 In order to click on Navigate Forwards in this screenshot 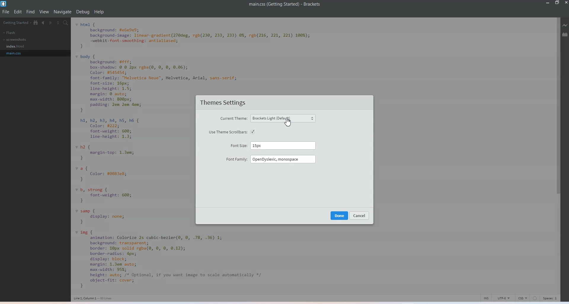, I will do `click(50, 23)`.